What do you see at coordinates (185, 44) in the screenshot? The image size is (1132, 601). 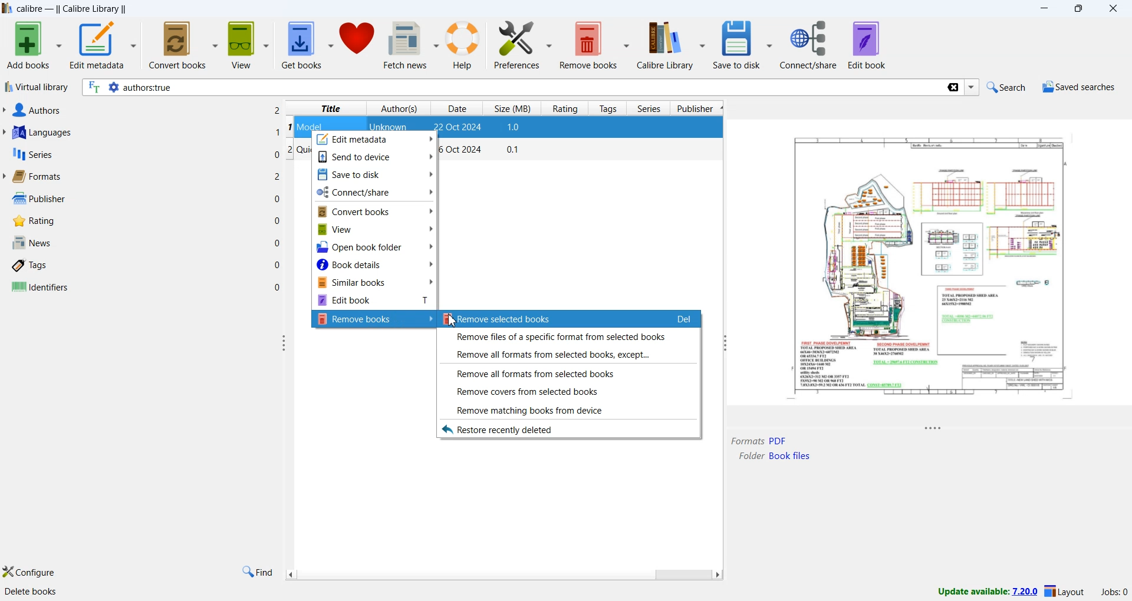 I see `convert books` at bounding box center [185, 44].